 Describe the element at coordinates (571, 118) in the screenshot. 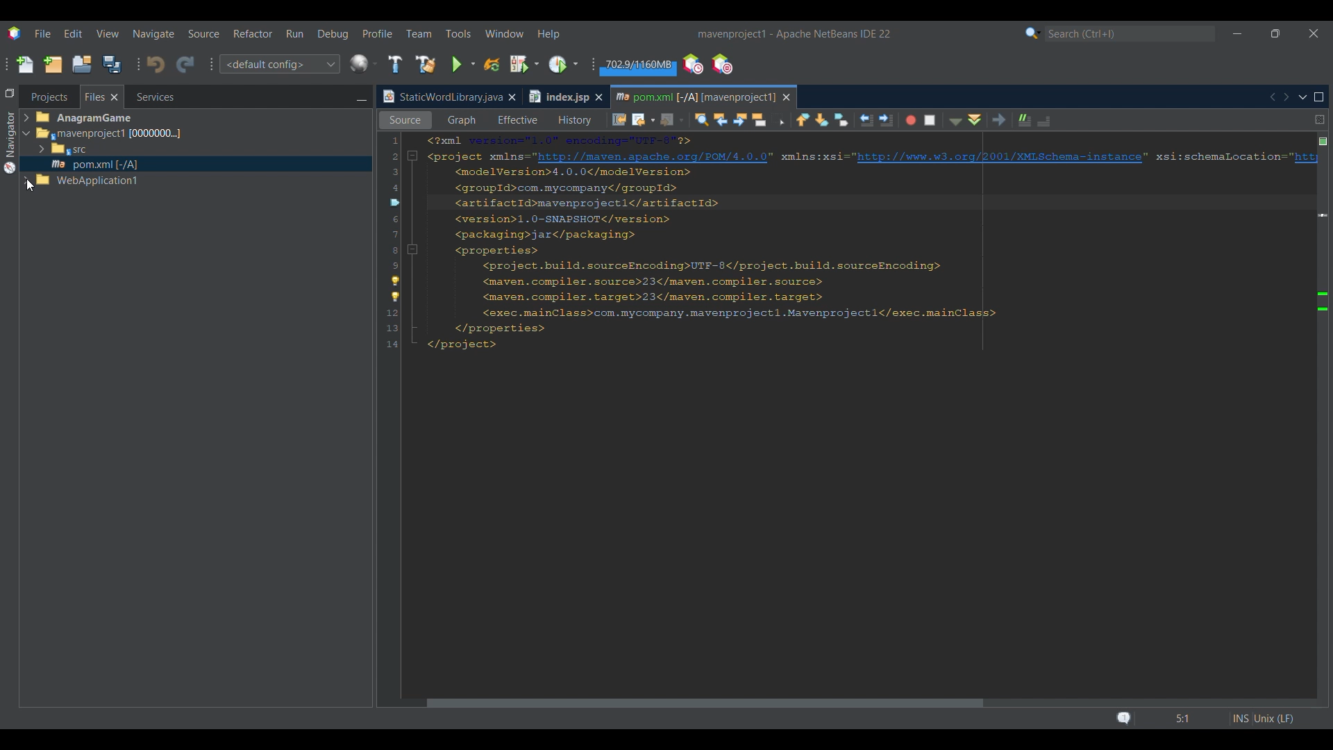

I see `History view` at that location.